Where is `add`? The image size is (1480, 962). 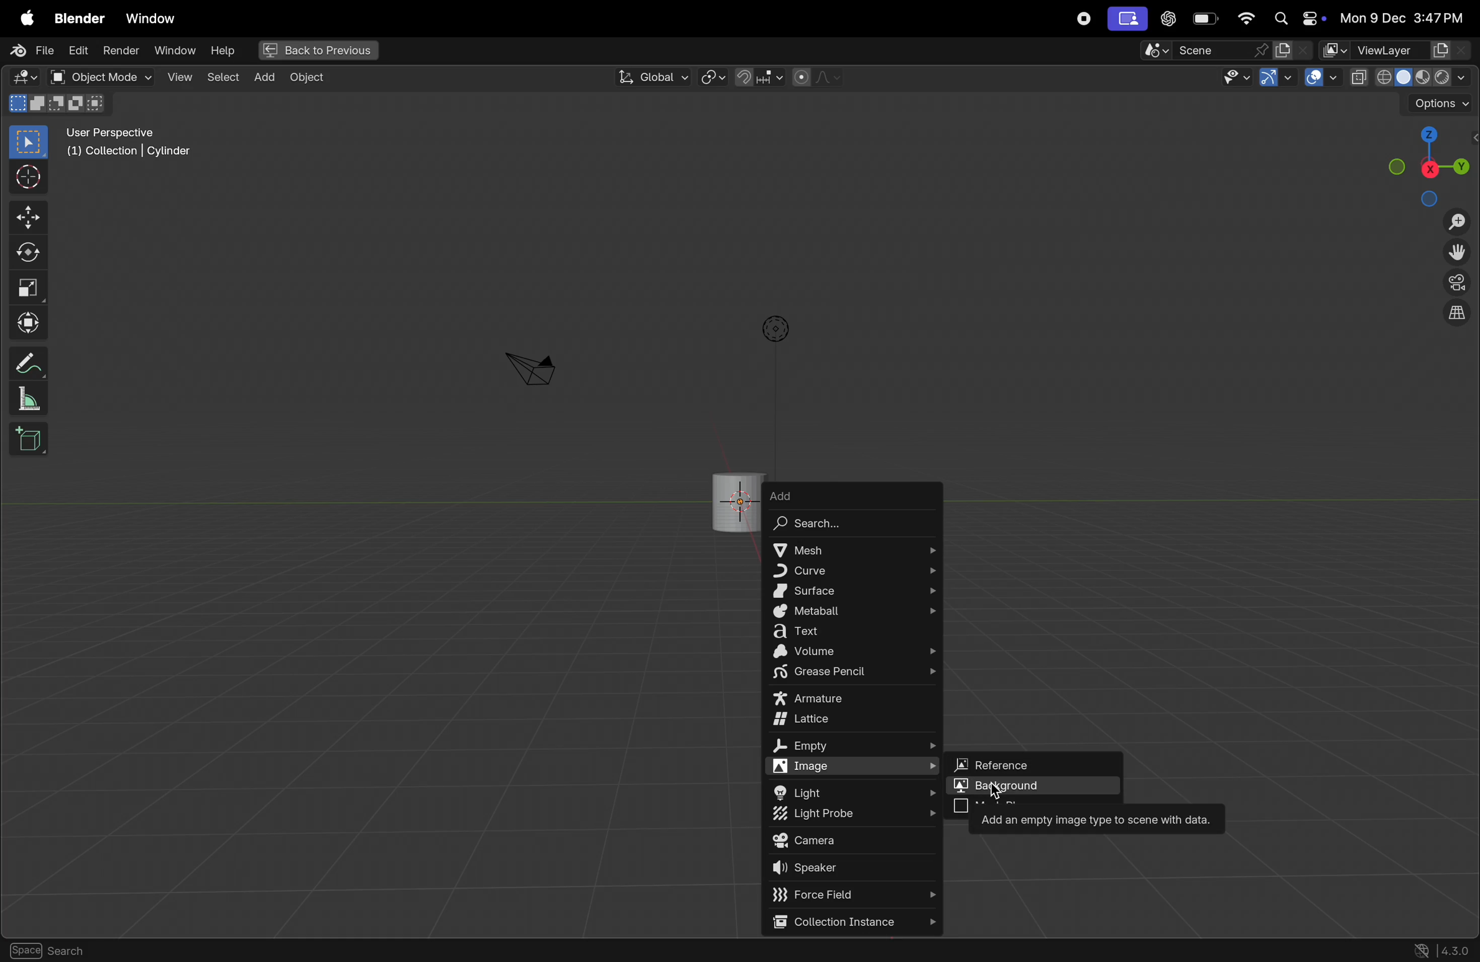
add is located at coordinates (815, 495).